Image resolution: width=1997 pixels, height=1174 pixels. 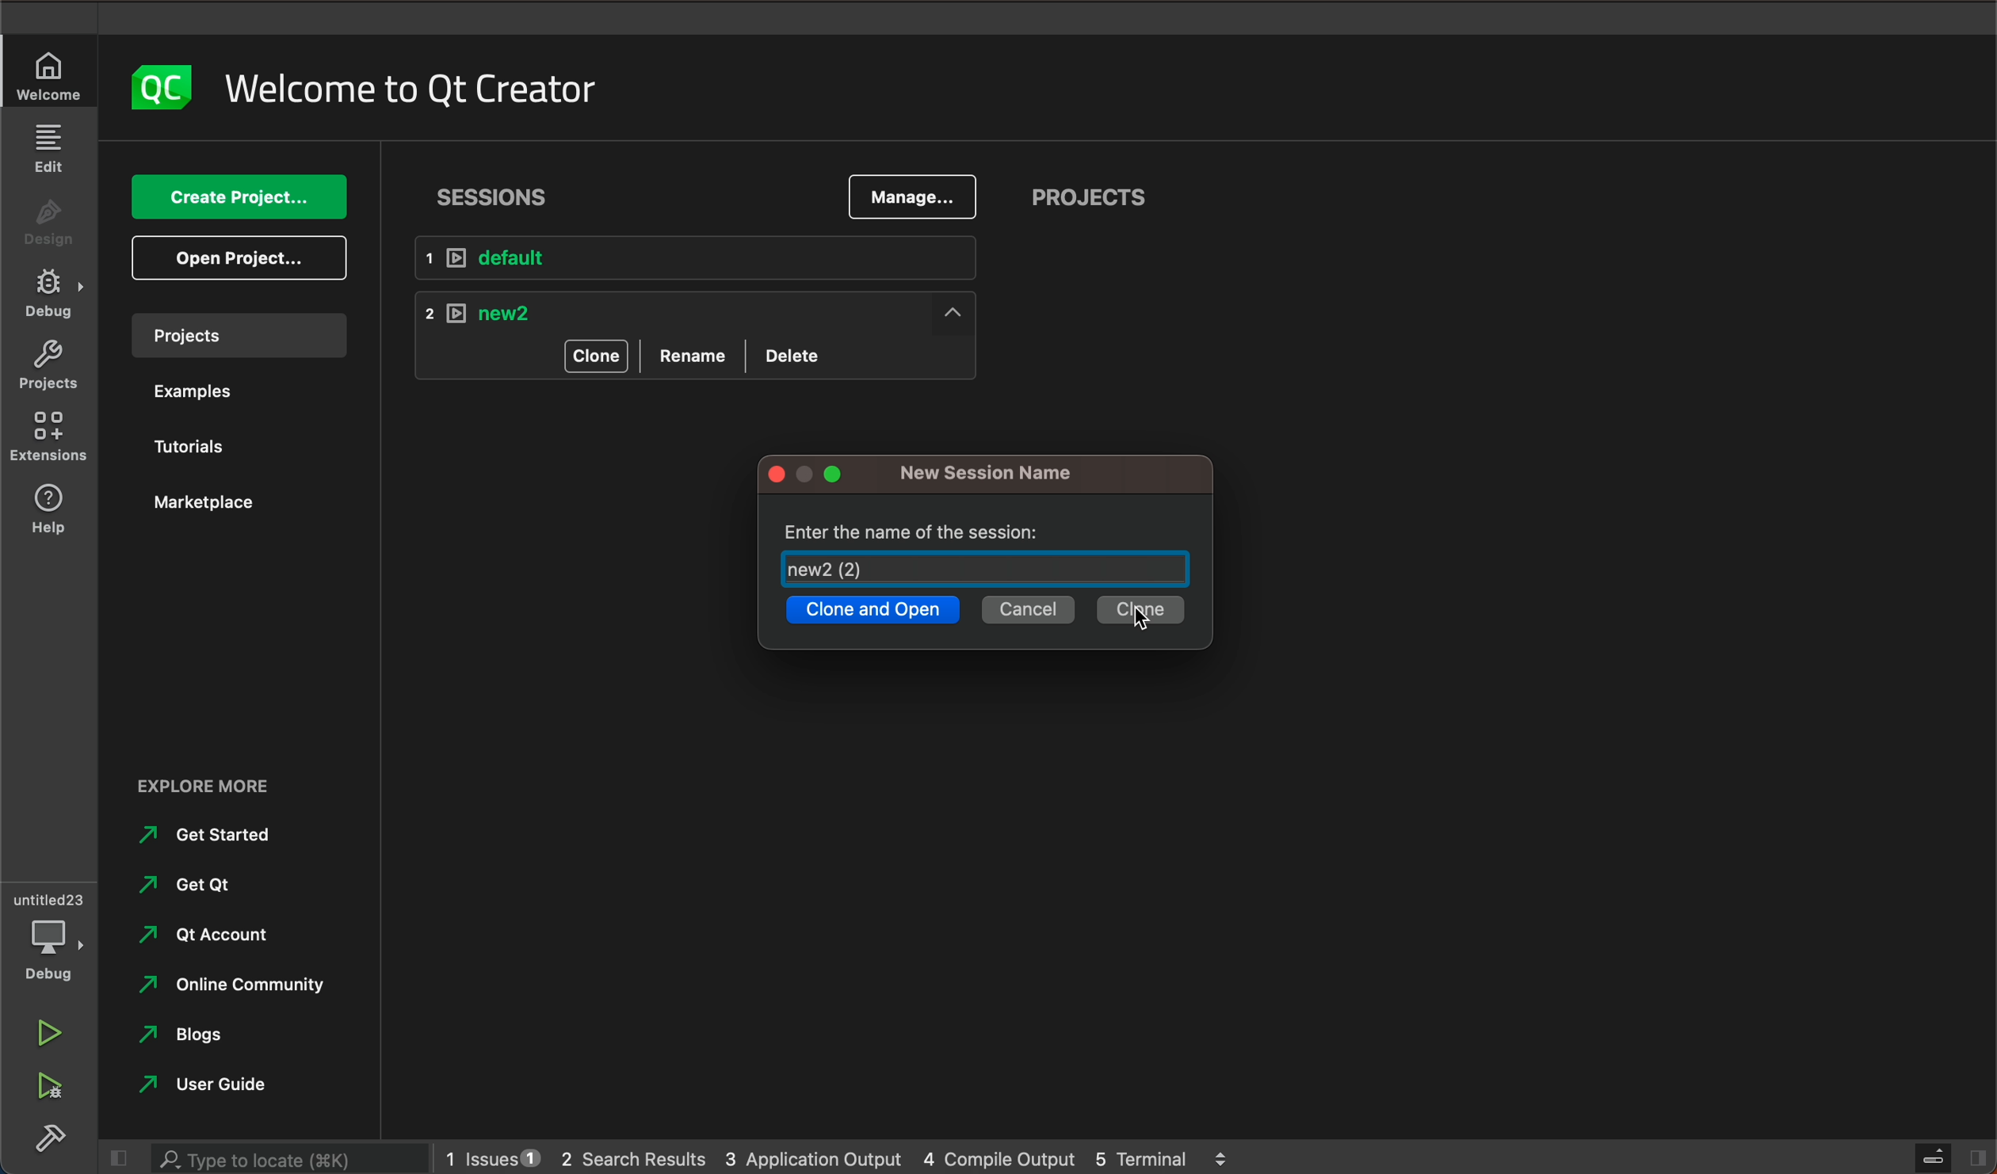 What do you see at coordinates (1087, 194) in the screenshot?
I see `projects` at bounding box center [1087, 194].